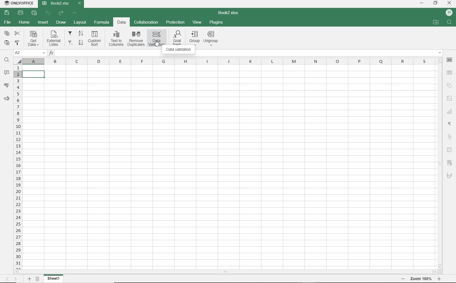 The image size is (456, 283). I want to click on CLOSE TAB, so click(79, 4).